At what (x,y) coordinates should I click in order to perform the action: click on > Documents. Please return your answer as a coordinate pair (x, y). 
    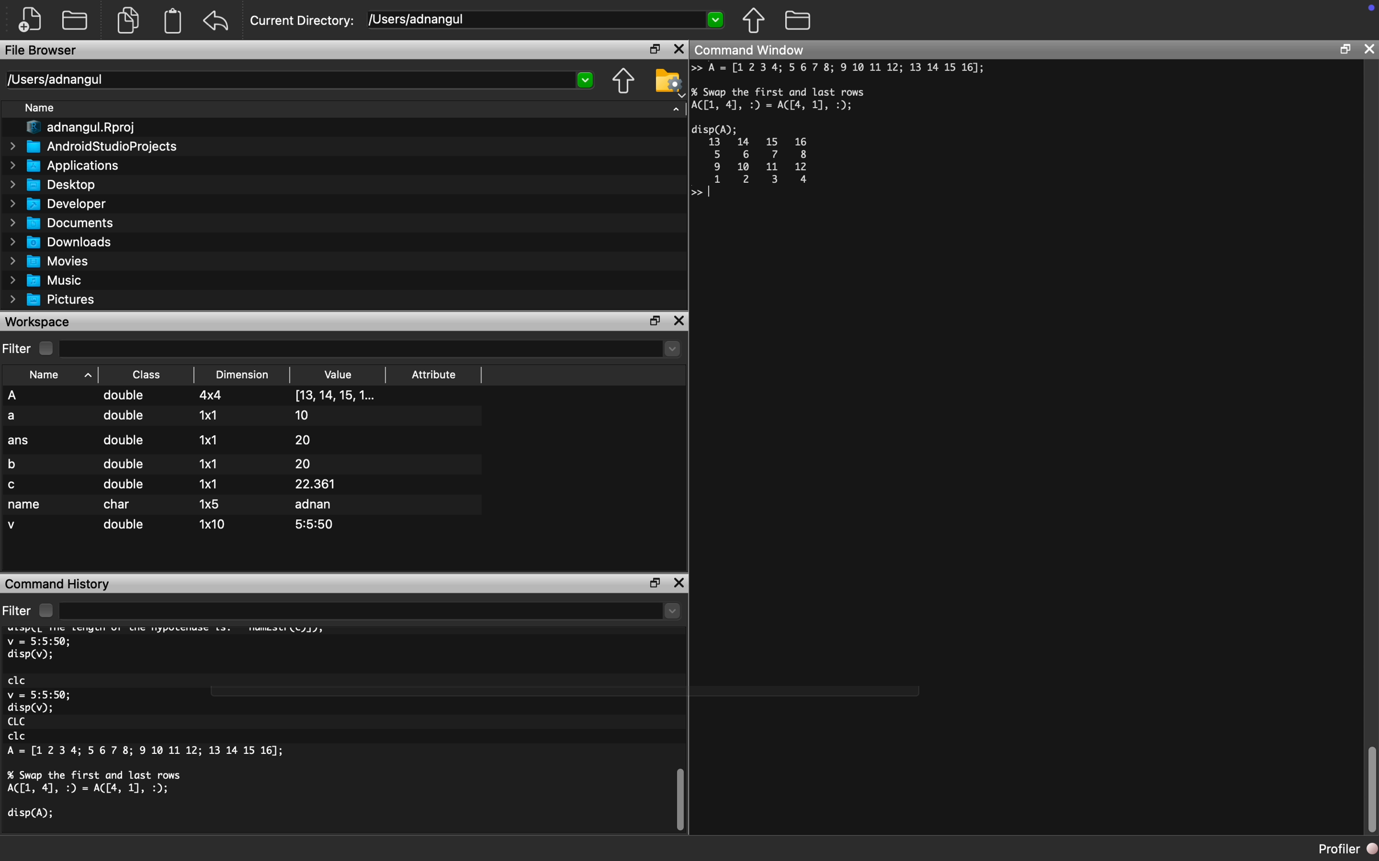
    Looking at the image, I should click on (63, 223).